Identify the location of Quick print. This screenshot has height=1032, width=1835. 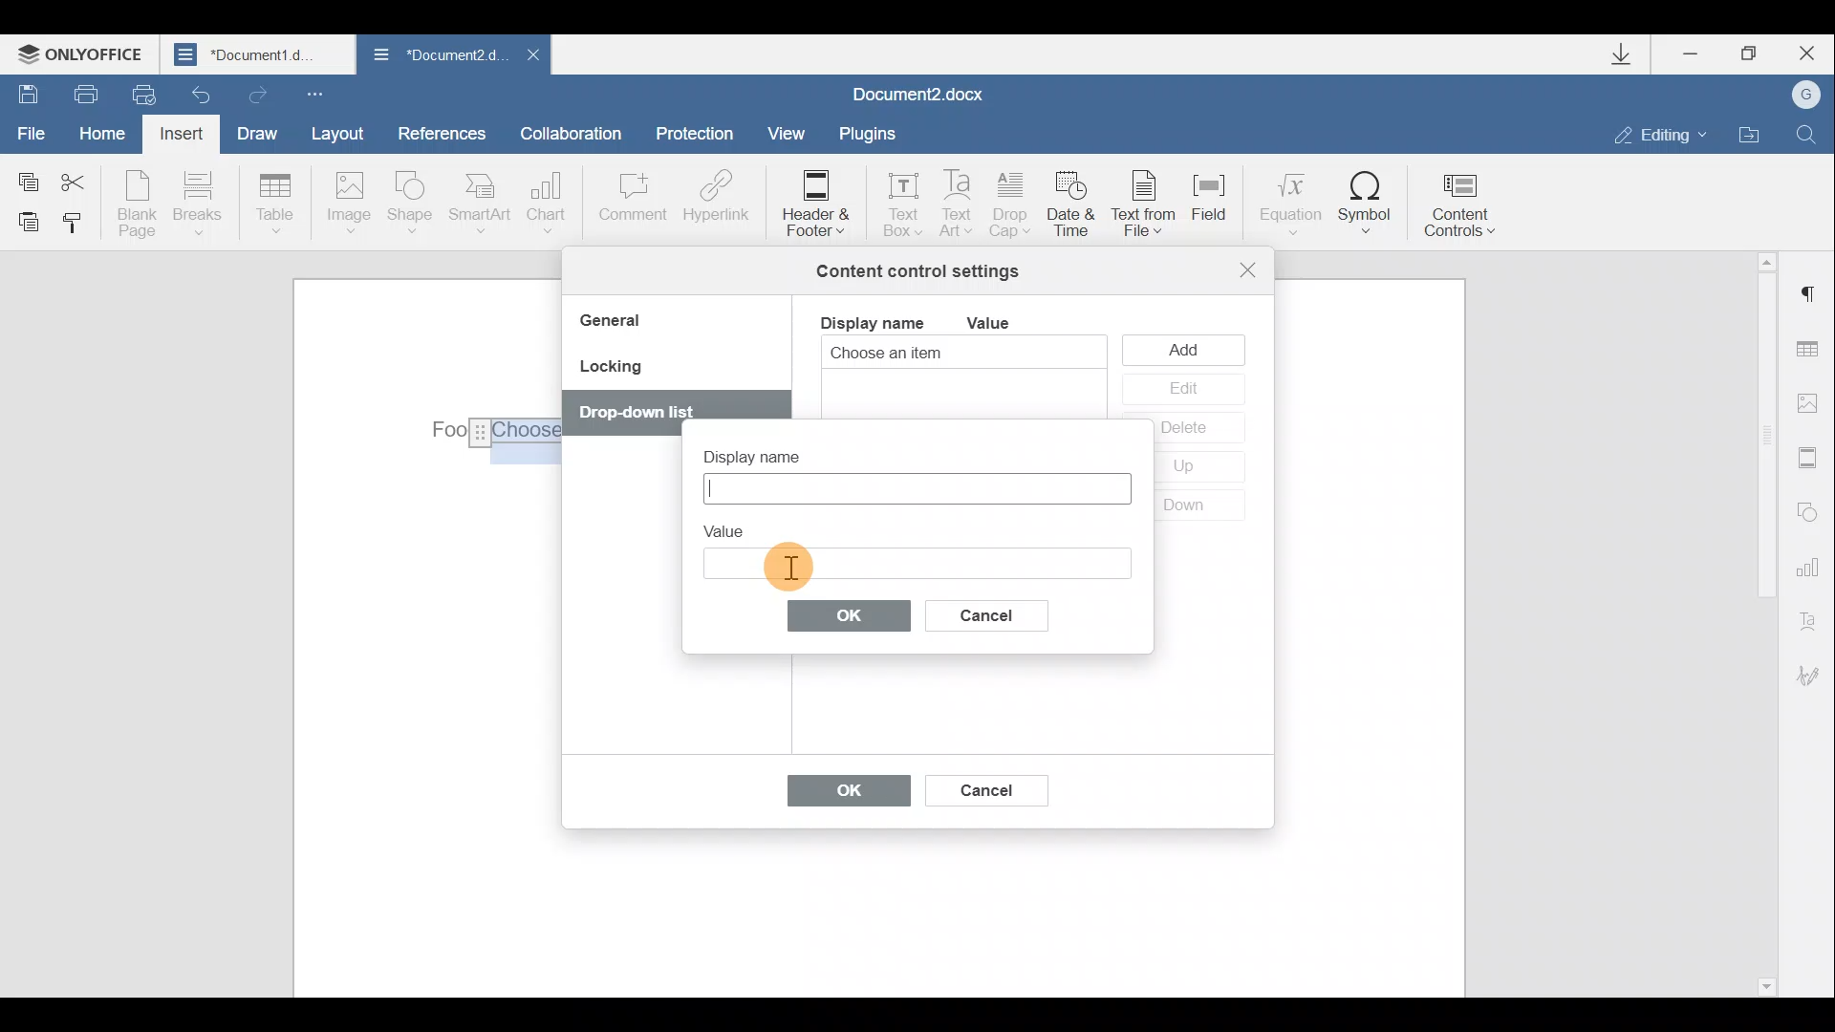
(141, 96).